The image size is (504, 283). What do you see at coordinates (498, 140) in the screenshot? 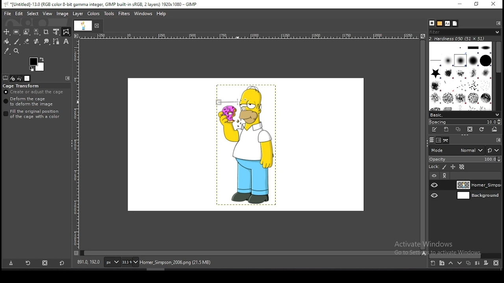
I see `configure this tab` at bounding box center [498, 140].